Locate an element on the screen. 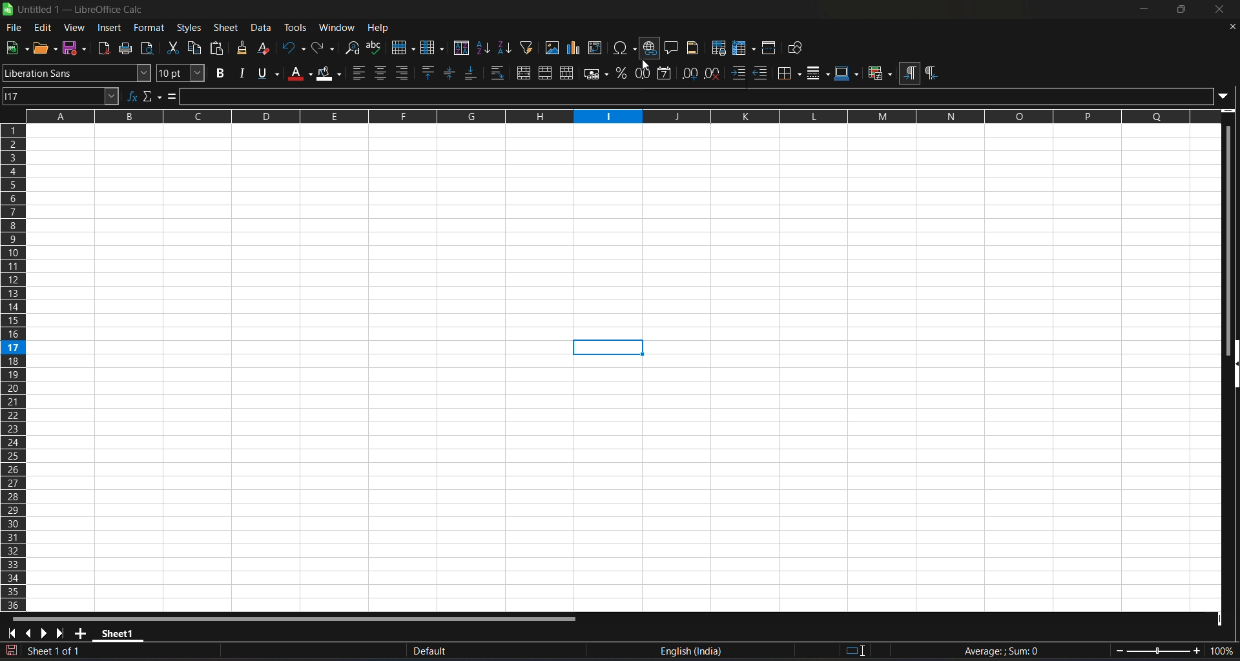 The width and height of the screenshot is (1240, 661). clone formating is located at coordinates (242, 48).